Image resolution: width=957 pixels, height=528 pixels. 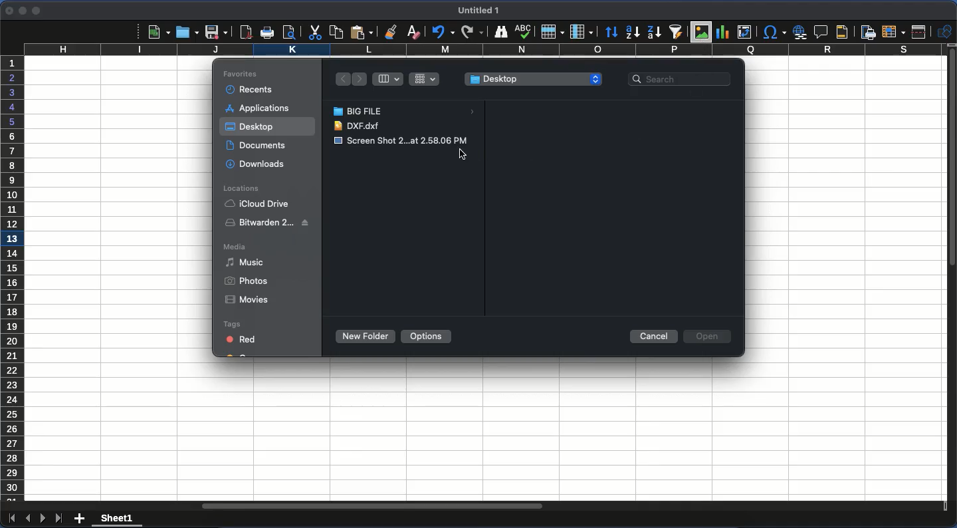 I want to click on maximize, so click(x=35, y=11).